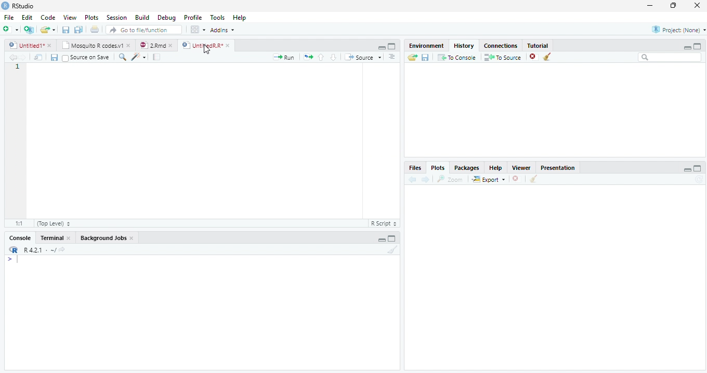  I want to click on Code , so click(140, 57).